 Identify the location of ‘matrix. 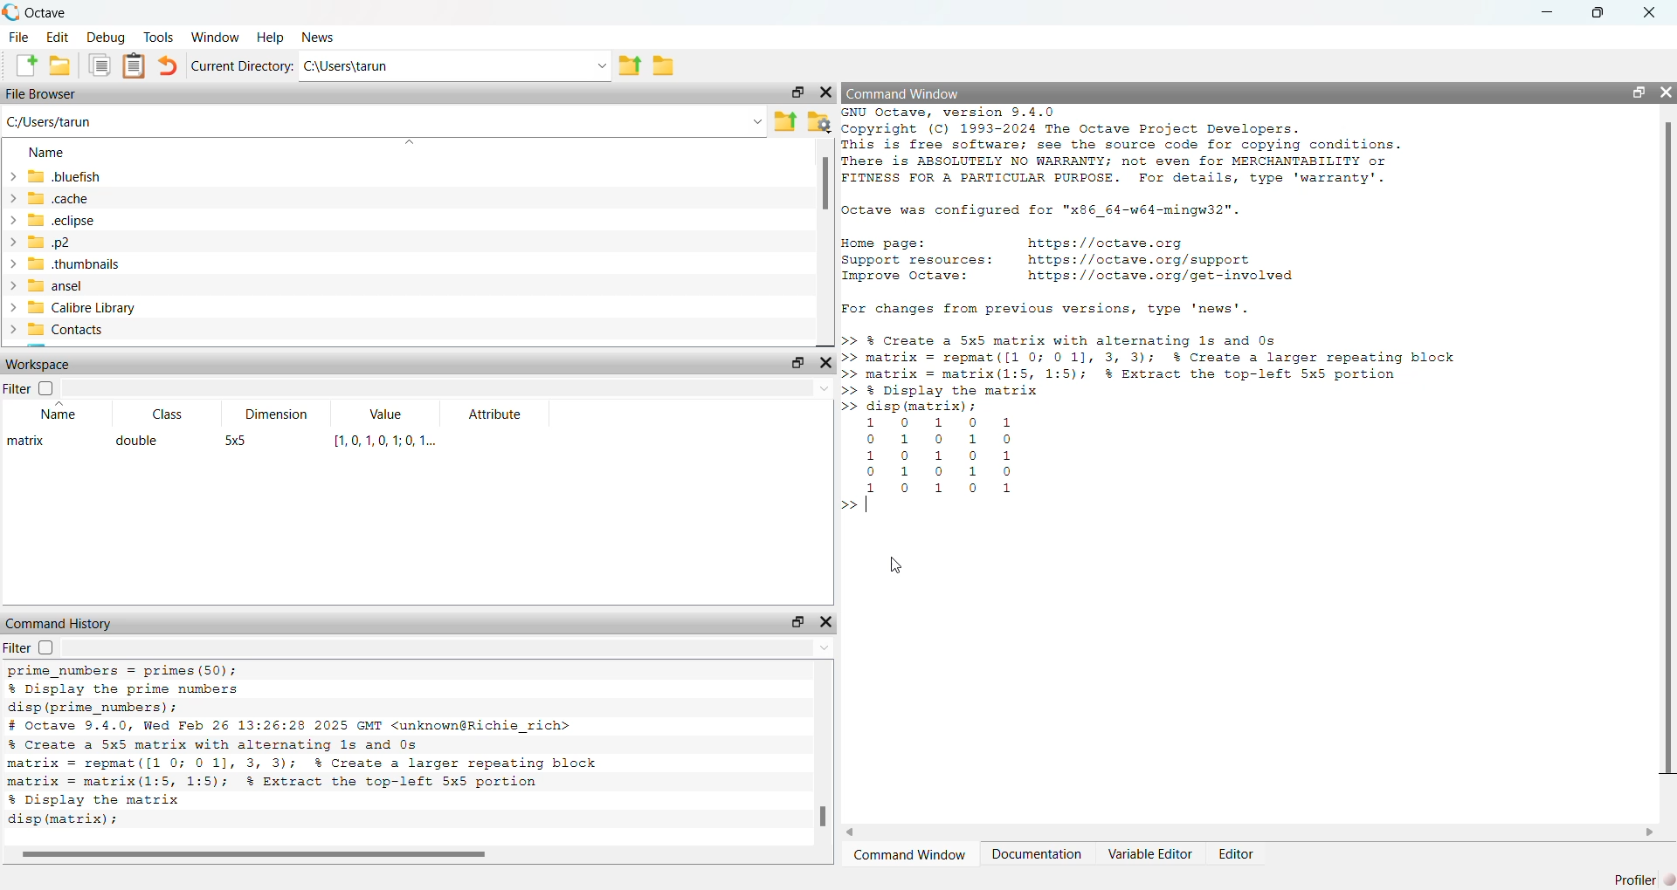
(26, 441).